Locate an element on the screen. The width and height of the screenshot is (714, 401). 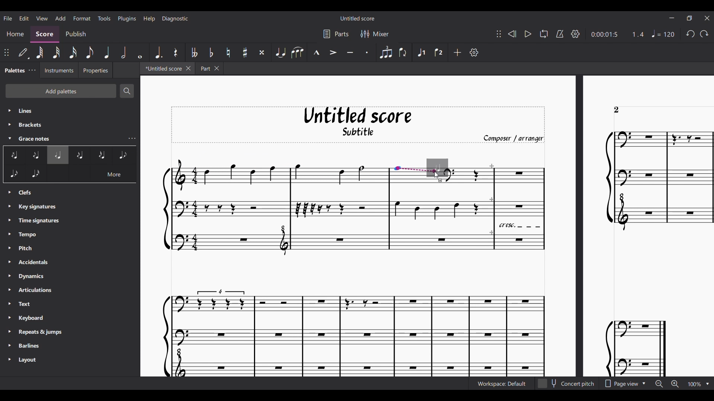
Indicates an addition is going to be made to the note is located at coordinates (441, 180).